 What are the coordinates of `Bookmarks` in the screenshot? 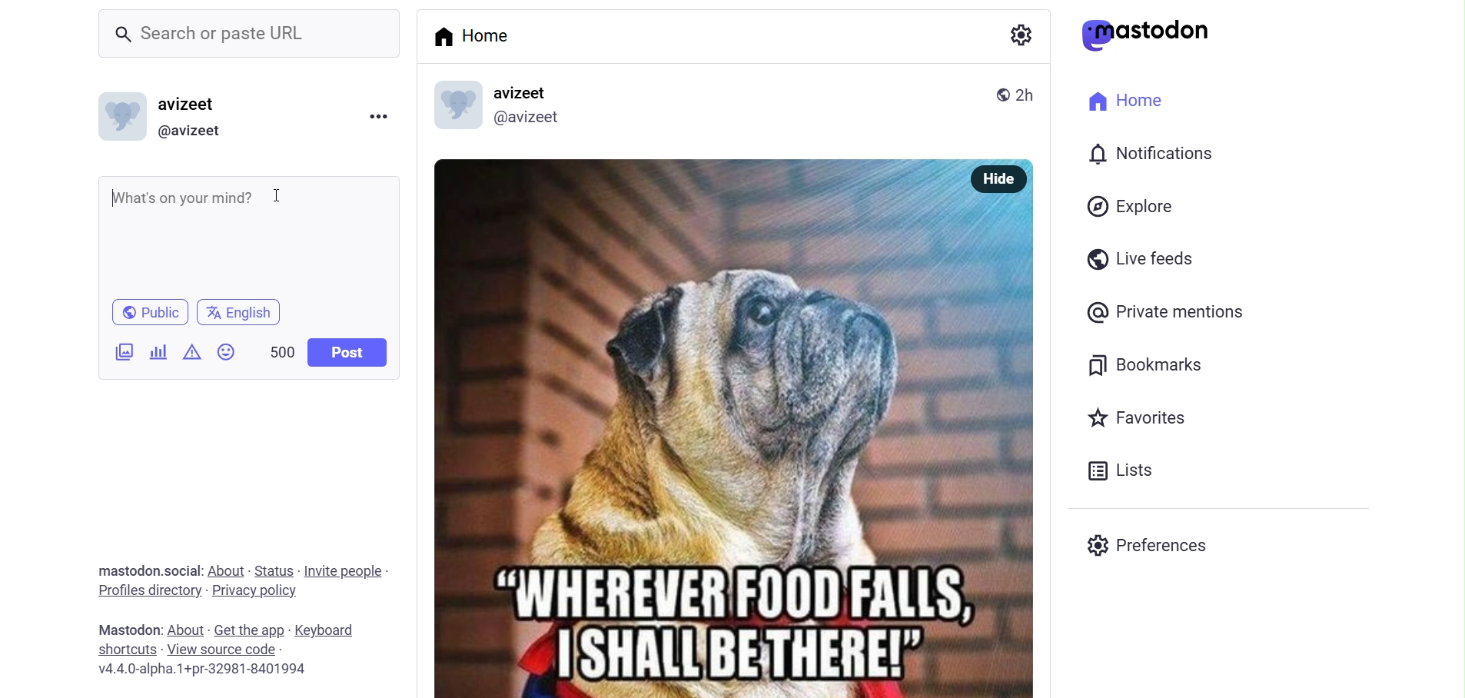 It's located at (1157, 366).